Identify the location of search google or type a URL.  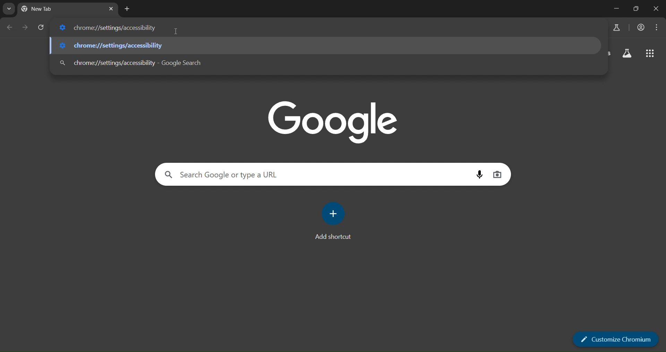
(317, 174).